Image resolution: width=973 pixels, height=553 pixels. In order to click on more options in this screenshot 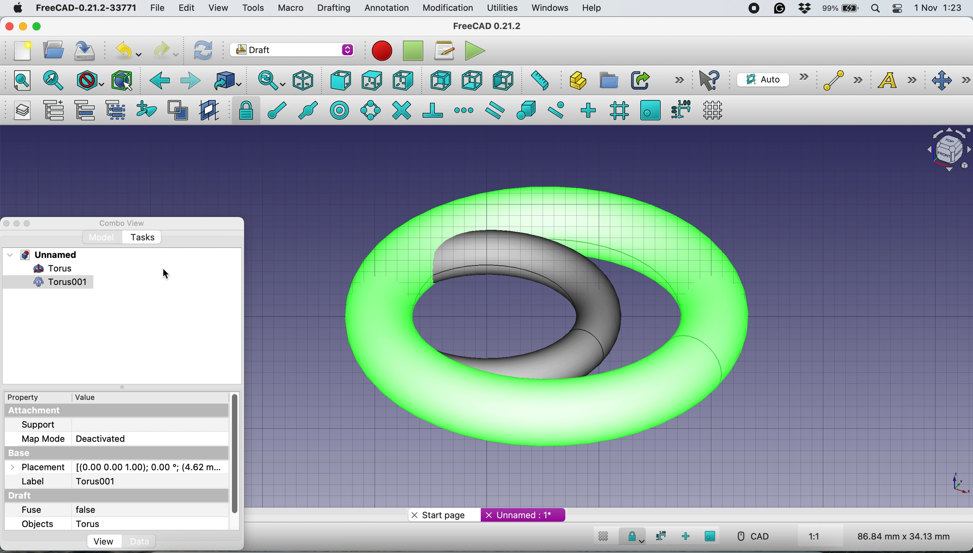, I will do `click(678, 80)`.